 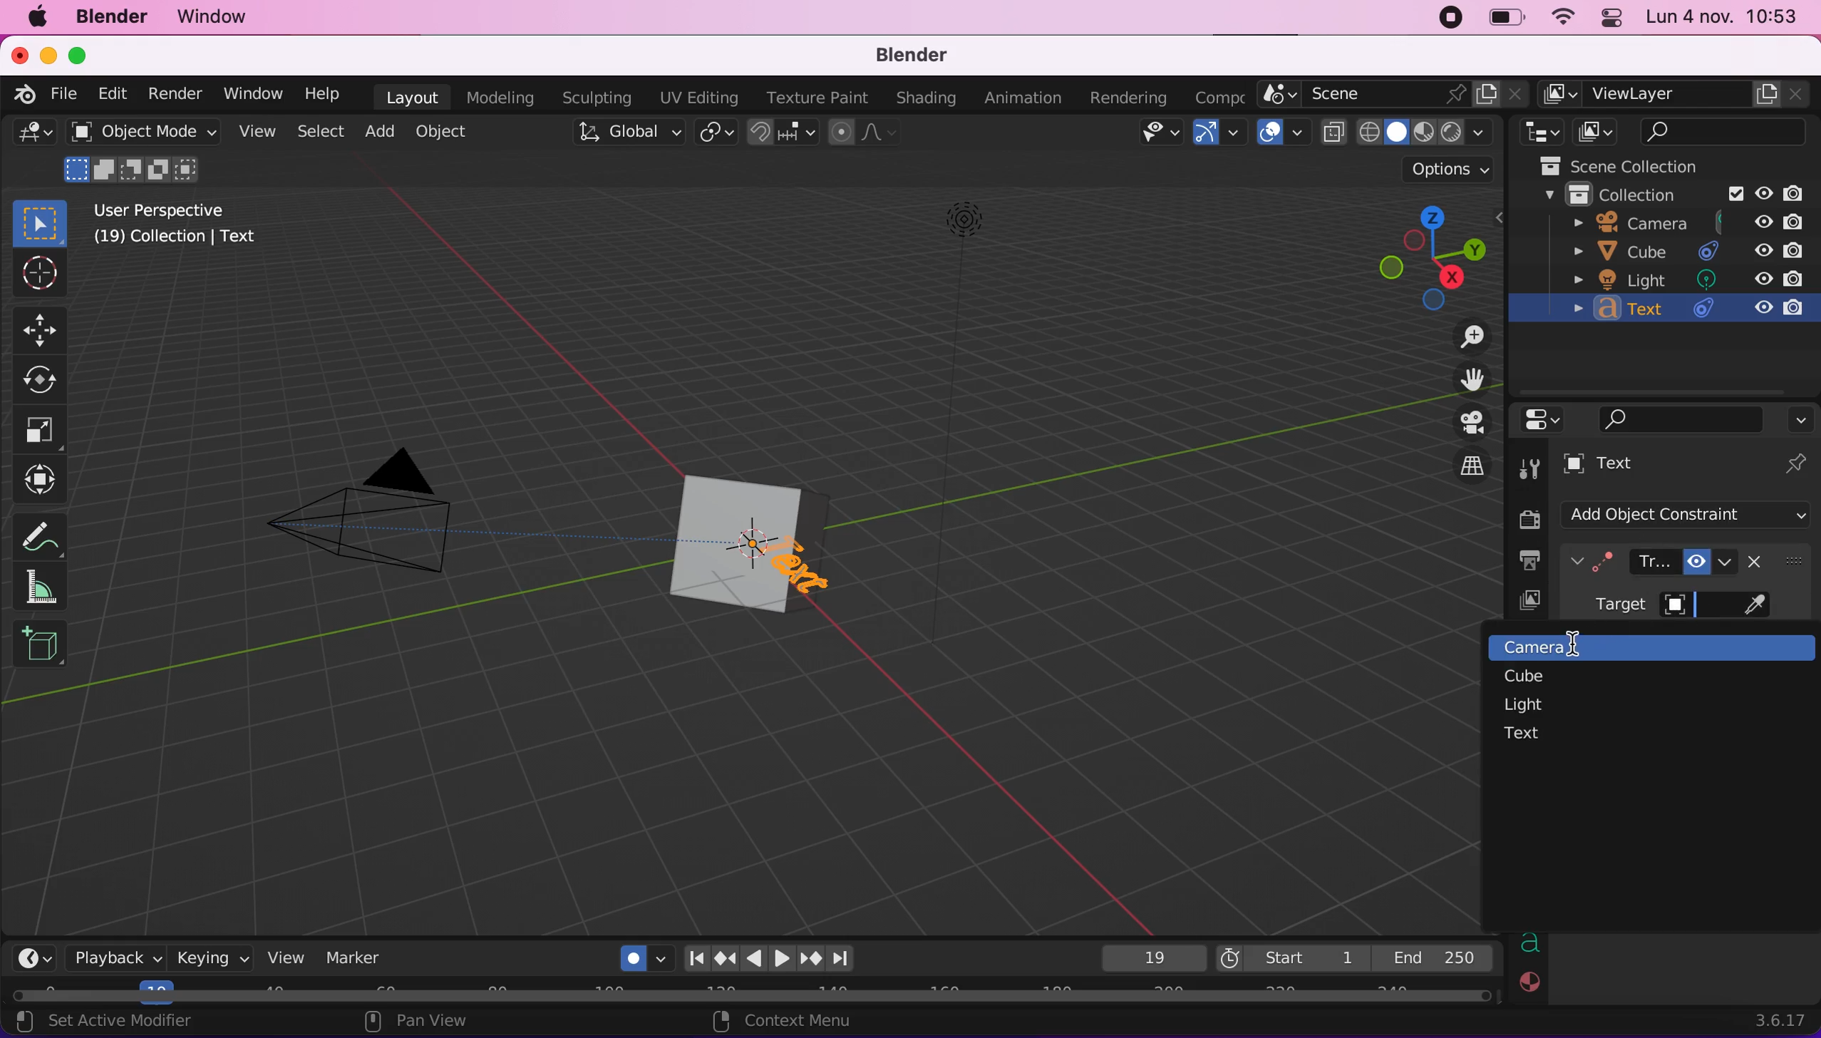 I want to click on 19, so click(x=1143, y=959).